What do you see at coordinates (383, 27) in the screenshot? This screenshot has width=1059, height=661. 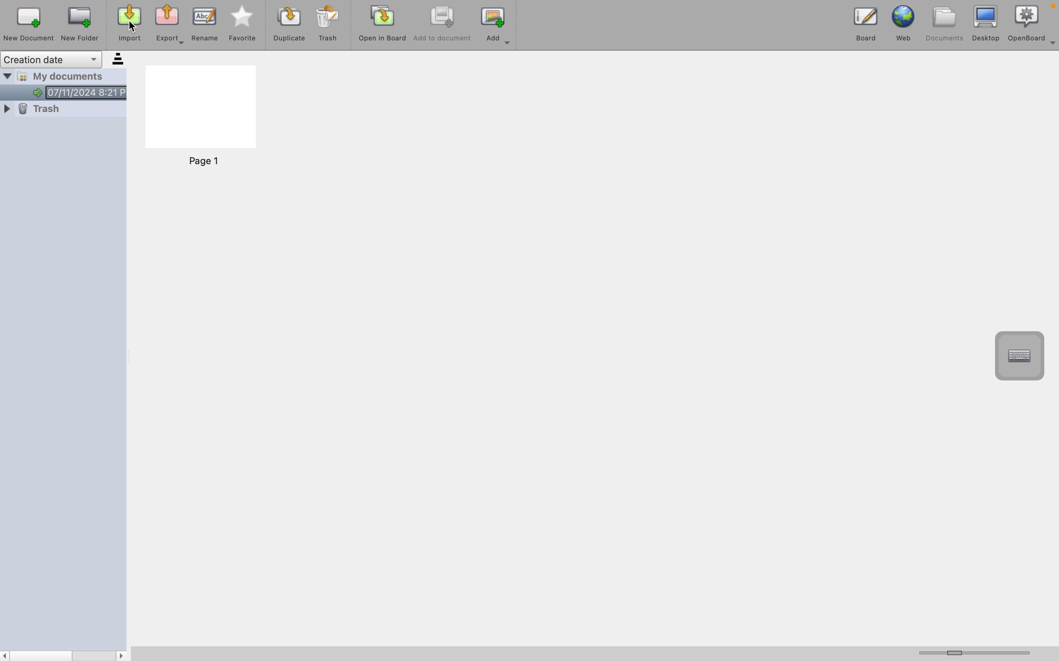 I see `open in board` at bounding box center [383, 27].